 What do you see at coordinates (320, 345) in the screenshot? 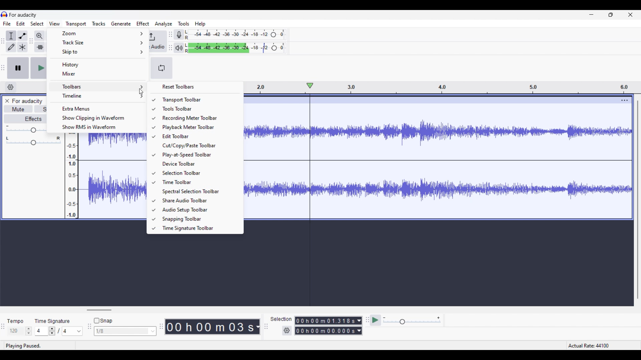
I see `Status bar details` at bounding box center [320, 345].